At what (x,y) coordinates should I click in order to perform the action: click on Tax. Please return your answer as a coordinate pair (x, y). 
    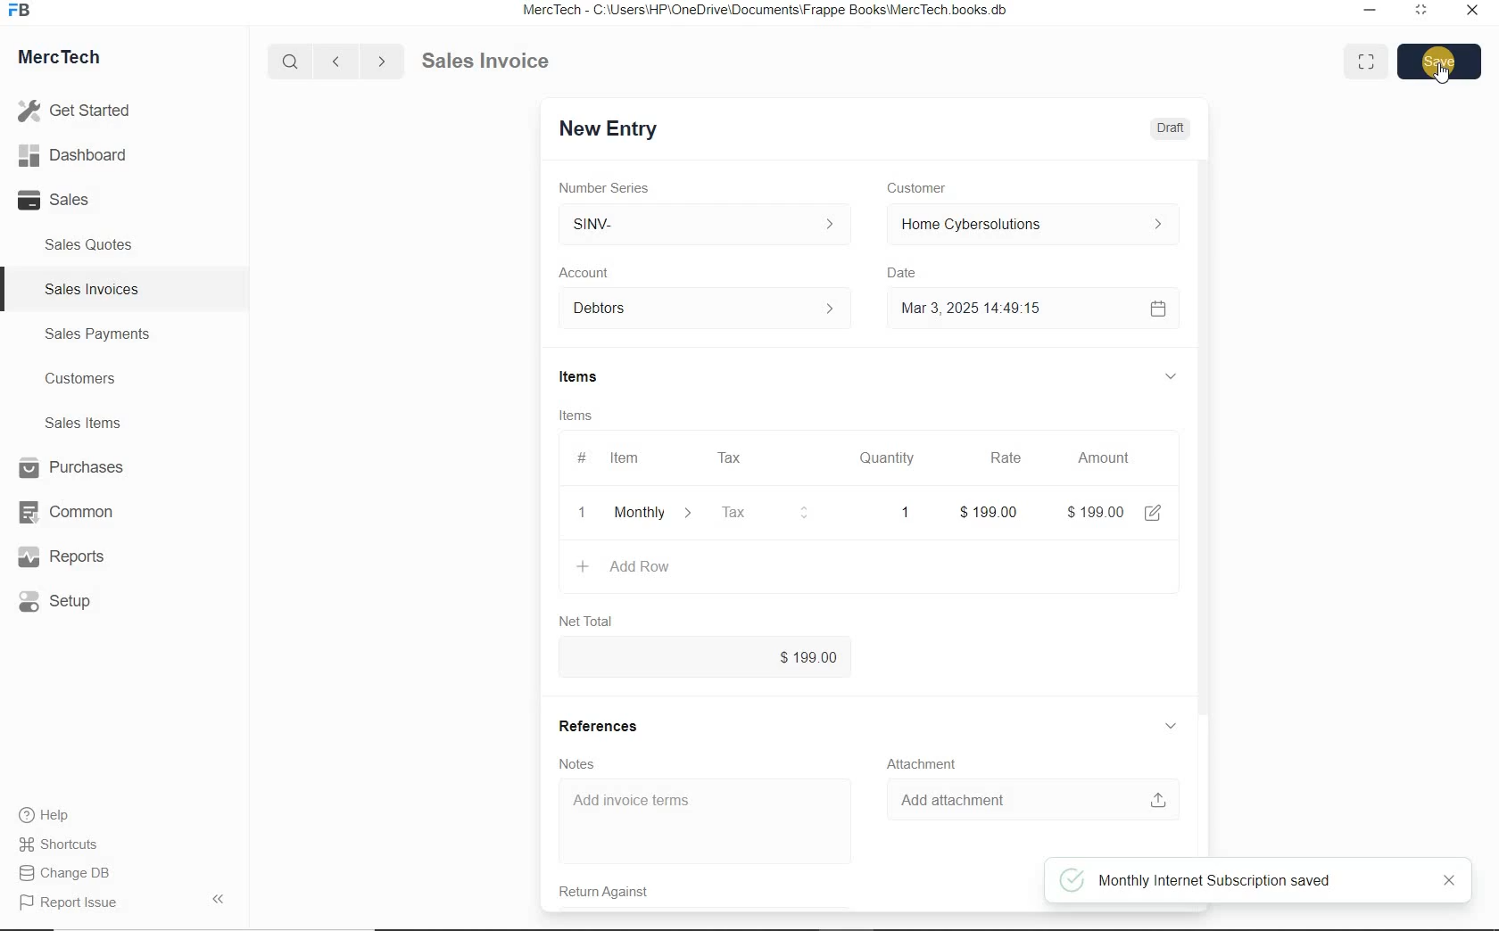
    Looking at the image, I should click on (730, 457).